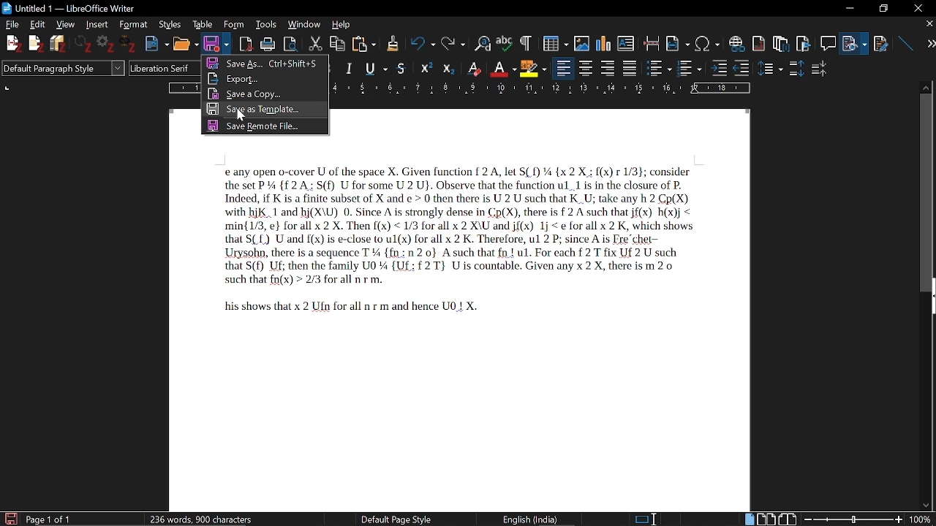 Image resolution: width=936 pixels, height=526 pixels. What do you see at coordinates (339, 42) in the screenshot?
I see `Copy` at bounding box center [339, 42].